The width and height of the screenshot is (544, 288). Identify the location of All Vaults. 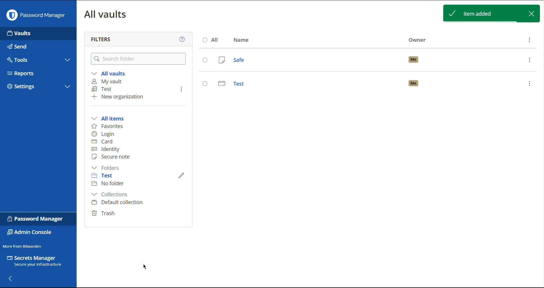
(107, 14).